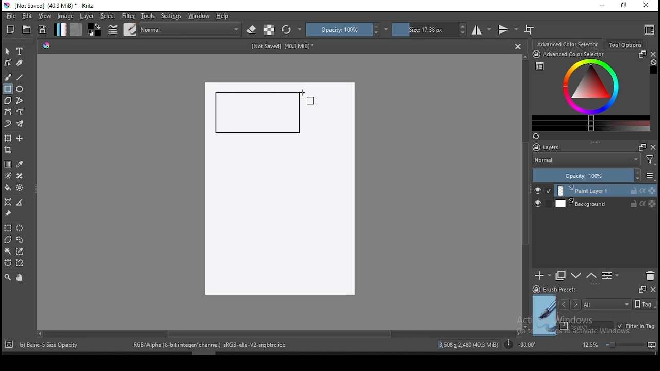 The image size is (660, 371). I want to click on advance color selector, so click(569, 44).